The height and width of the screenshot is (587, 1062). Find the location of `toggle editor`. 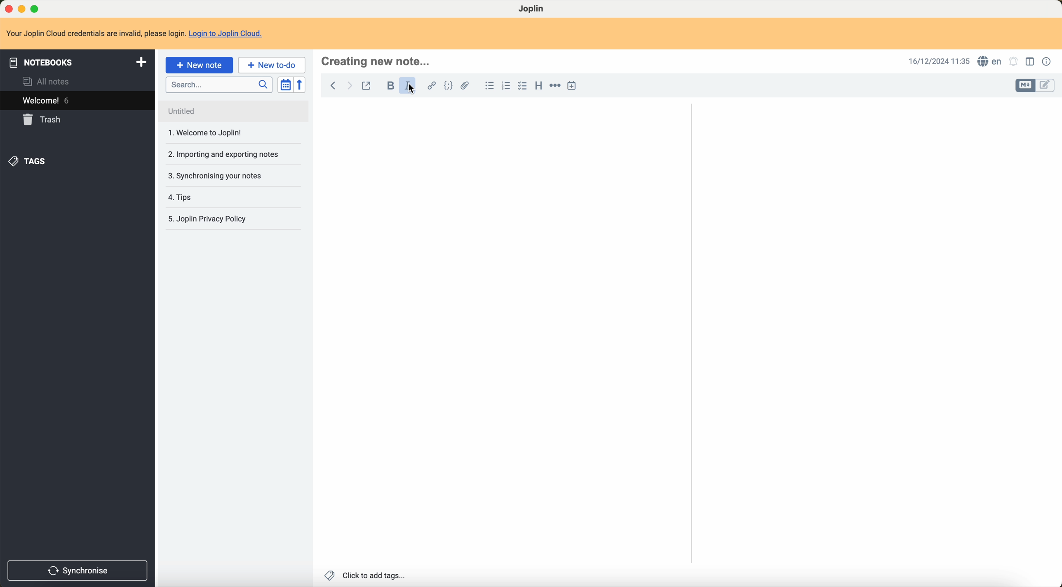

toggle editor is located at coordinates (1046, 87).